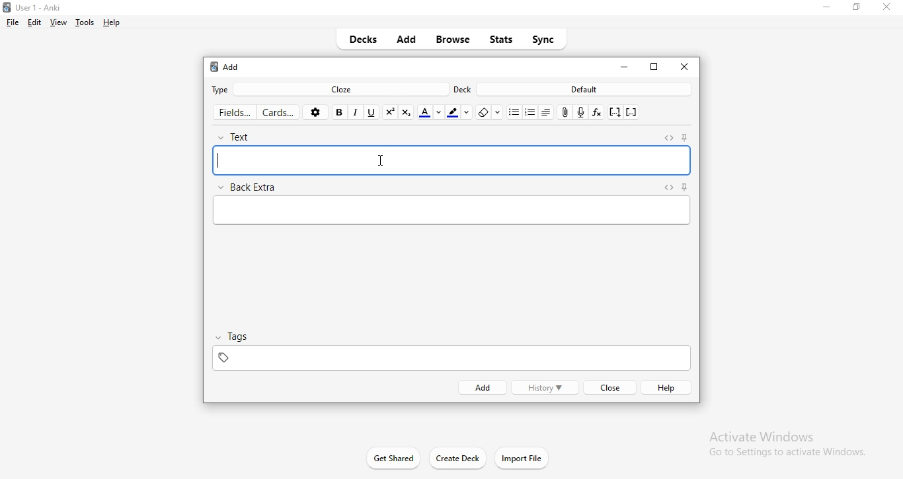  I want to click on italics, so click(357, 112).